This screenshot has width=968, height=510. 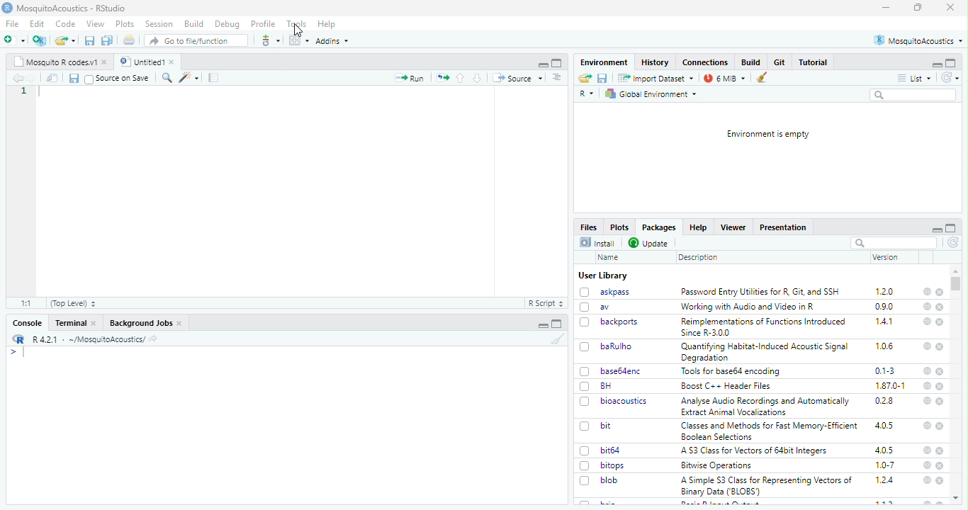 I want to click on bitops, so click(x=614, y=465).